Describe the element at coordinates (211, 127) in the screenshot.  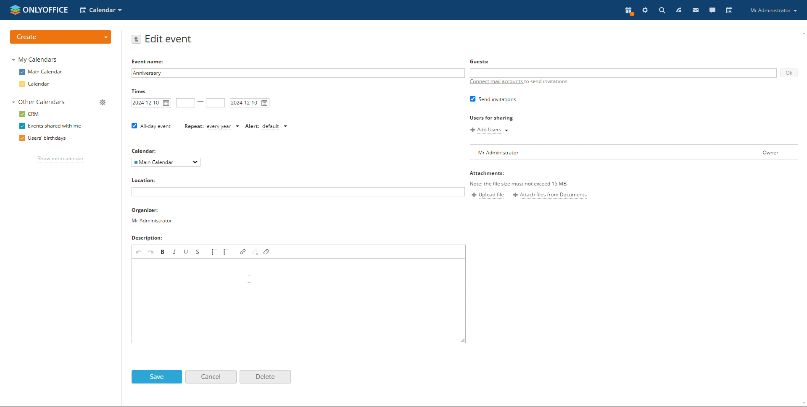
I see `event repetition` at that location.